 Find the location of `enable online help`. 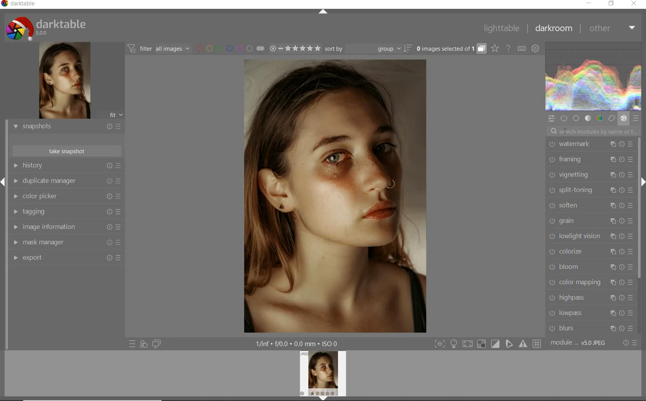

enable online help is located at coordinates (508, 49).